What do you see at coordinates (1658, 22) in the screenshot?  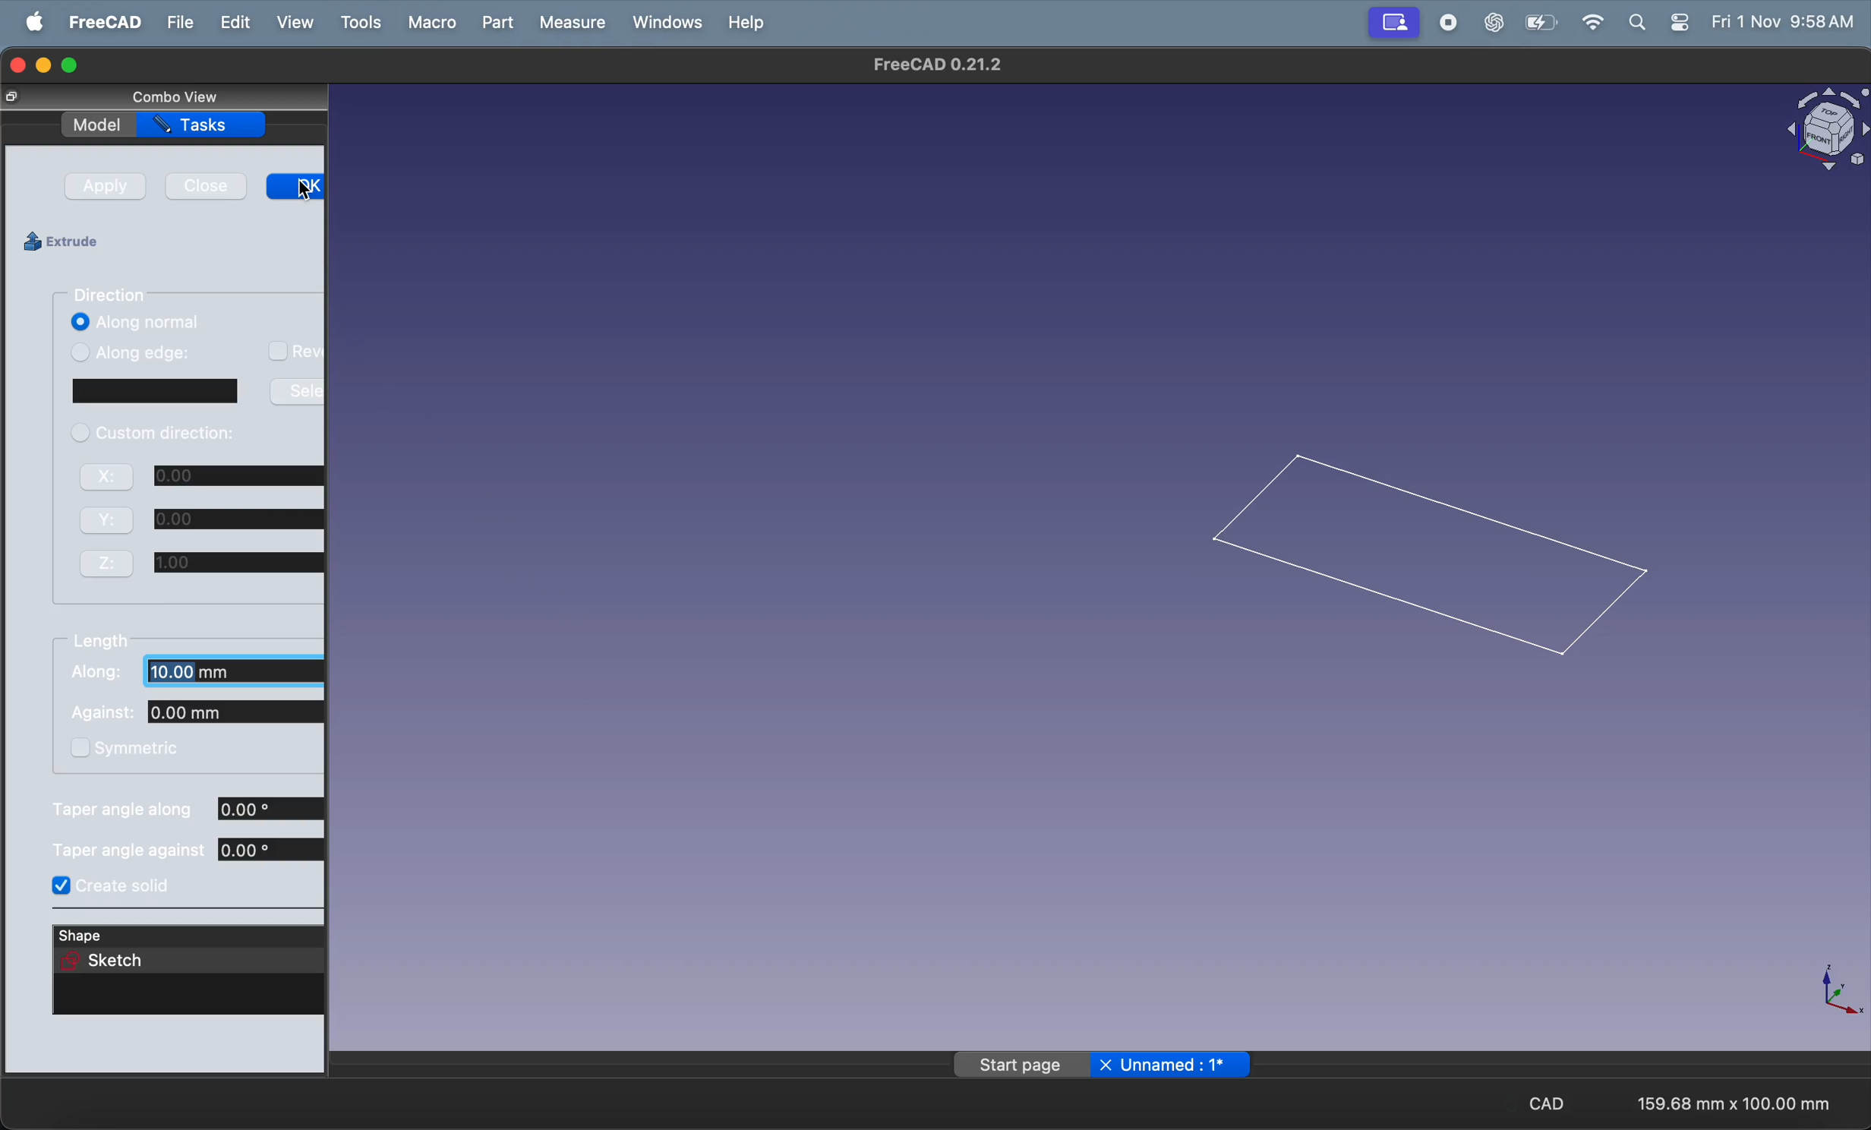 I see `apple widgets` at bounding box center [1658, 22].